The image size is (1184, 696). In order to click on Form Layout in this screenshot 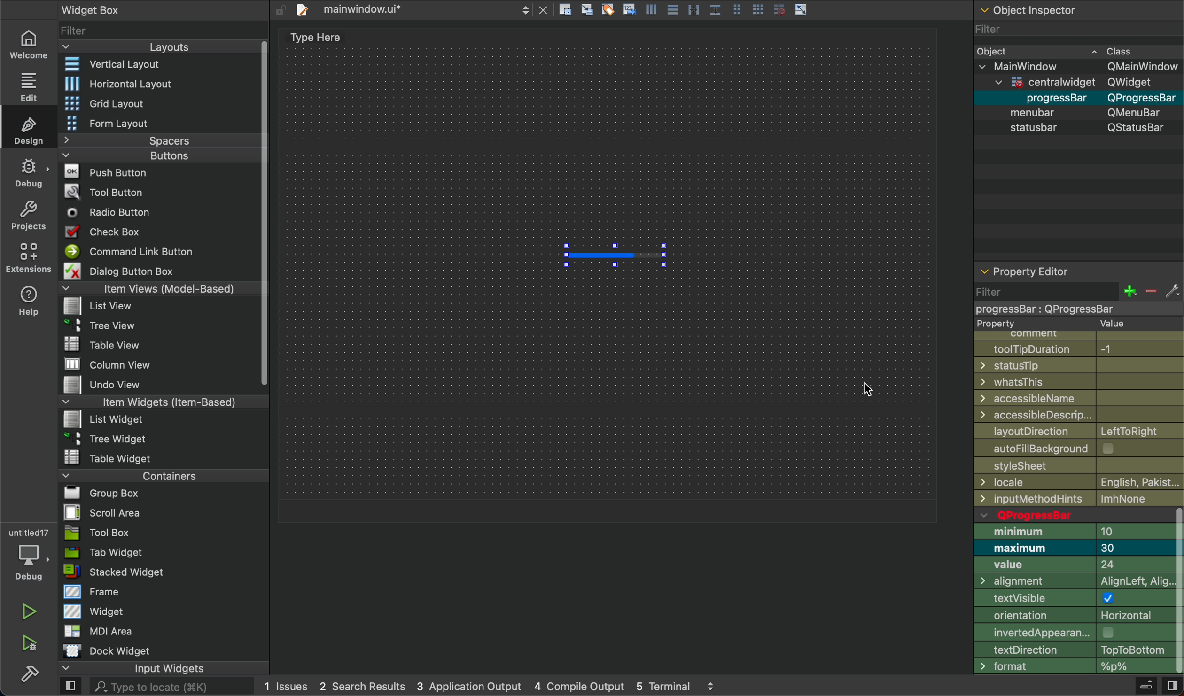, I will do `click(119, 124)`.